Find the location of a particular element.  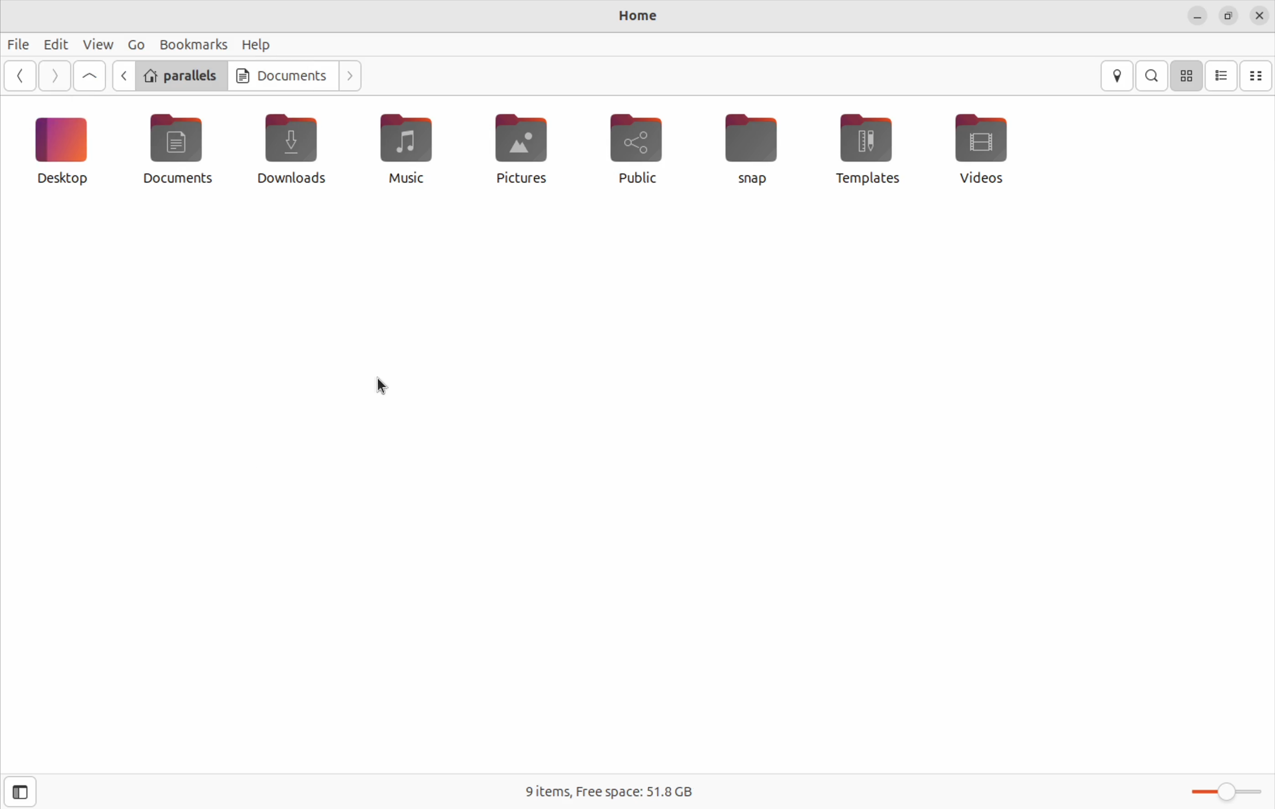

public  is located at coordinates (635, 146).